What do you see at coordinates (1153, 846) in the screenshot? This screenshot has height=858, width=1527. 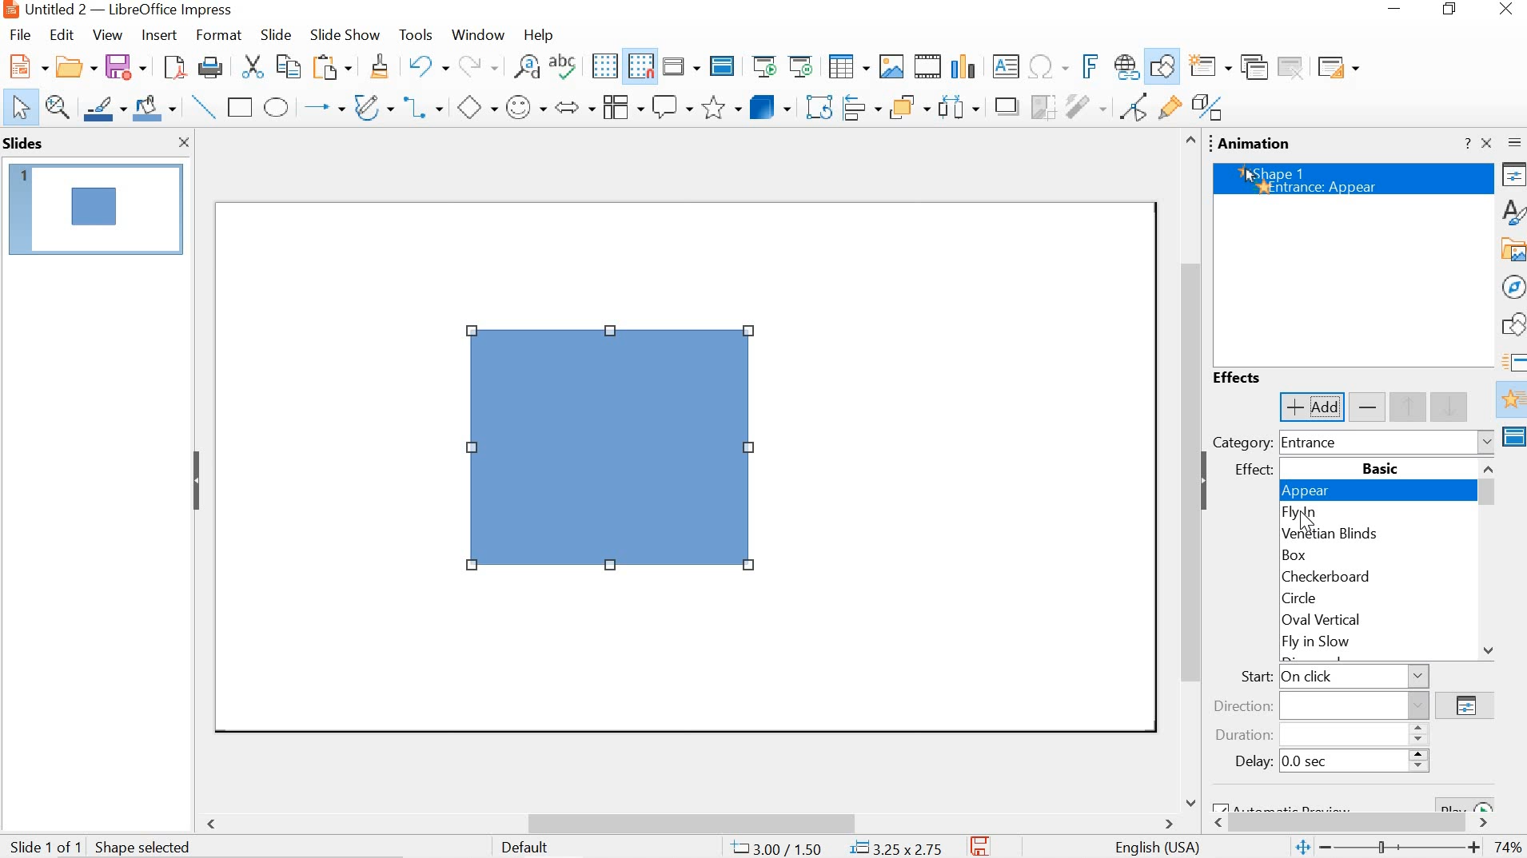 I see `English(USA)` at bounding box center [1153, 846].